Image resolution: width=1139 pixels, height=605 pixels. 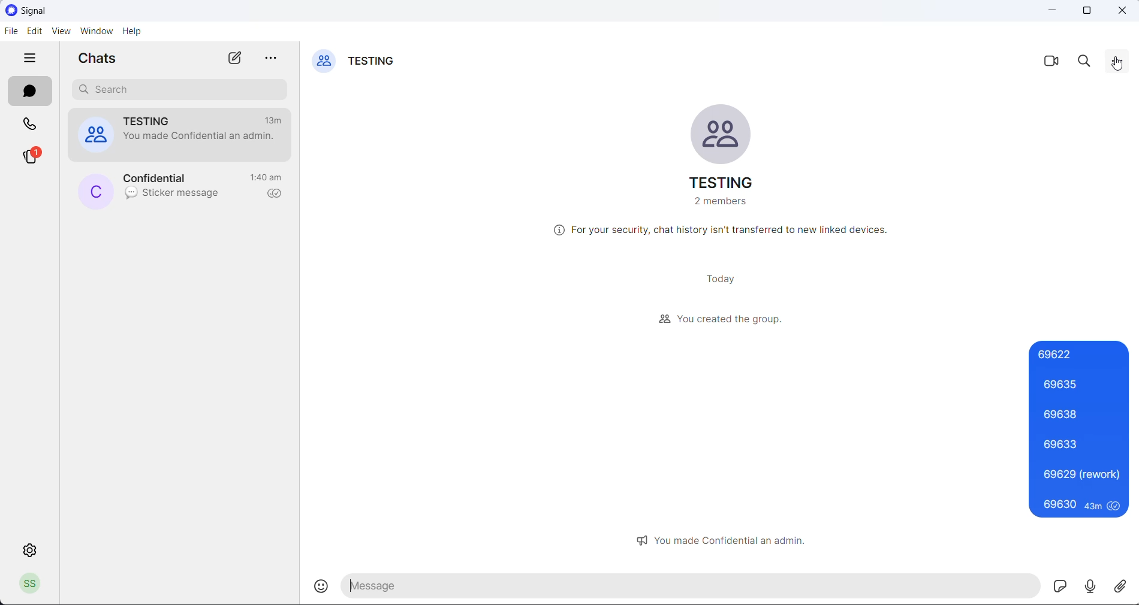 What do you see at coordinates (692, 587) in the screenshot?
I see `message text area` at bounding box center [692, 587].